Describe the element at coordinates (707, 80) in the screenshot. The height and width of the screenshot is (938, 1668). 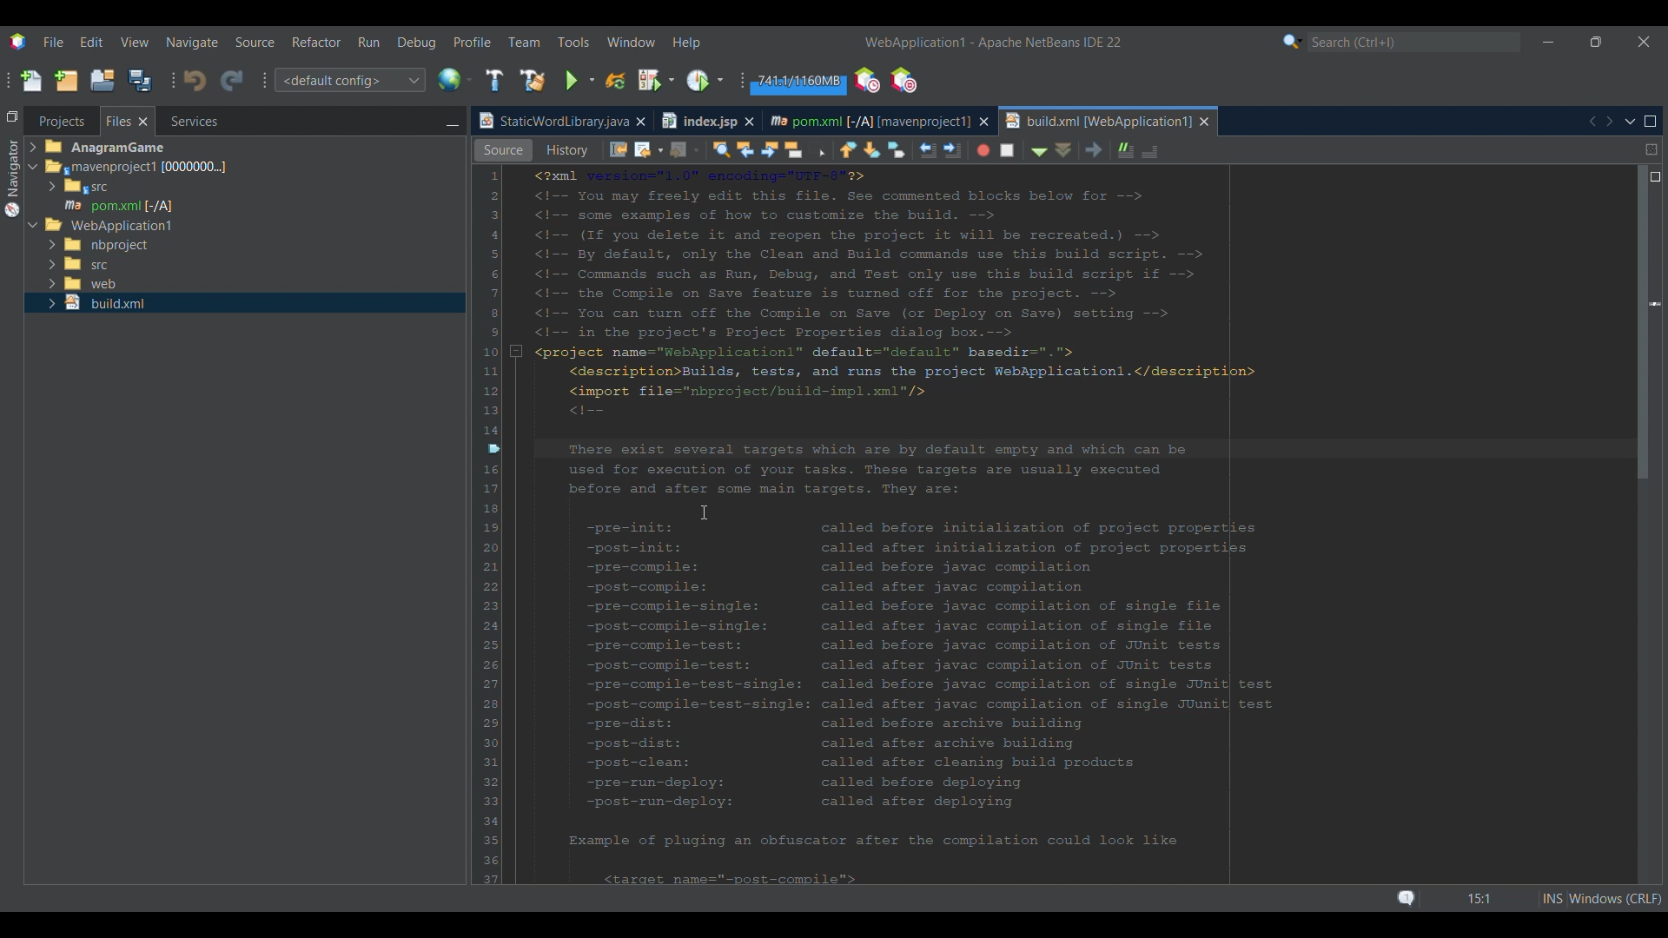
I see `Profile main project options` at that location.